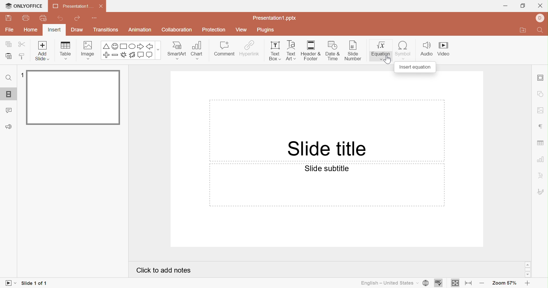  Describe the element at coordinates (524, 5) in the screenshot. I see `Restore Down` at that location.